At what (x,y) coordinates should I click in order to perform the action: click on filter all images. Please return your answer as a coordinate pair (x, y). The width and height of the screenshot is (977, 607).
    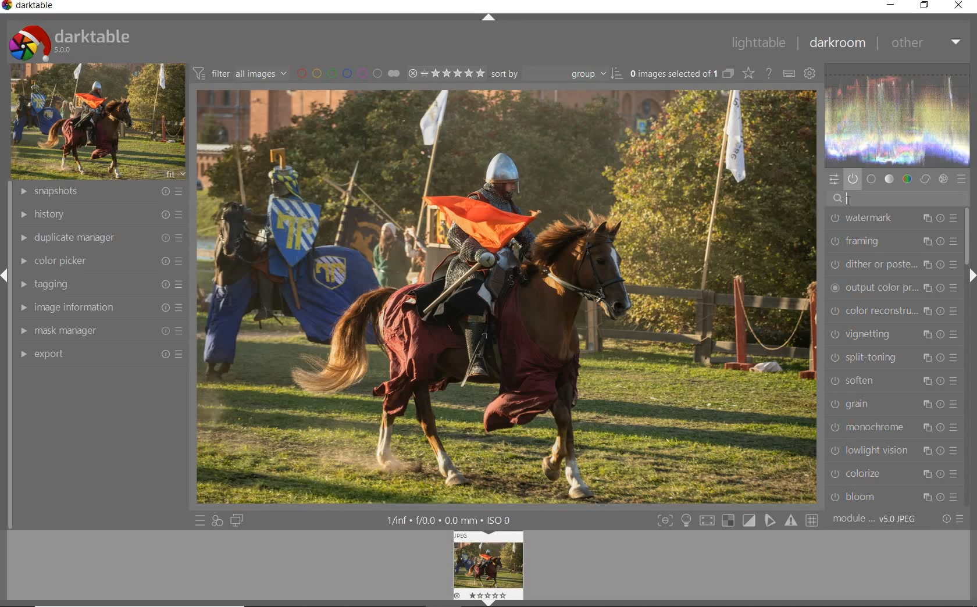
    Looking at the image, I should click on (241, 73).